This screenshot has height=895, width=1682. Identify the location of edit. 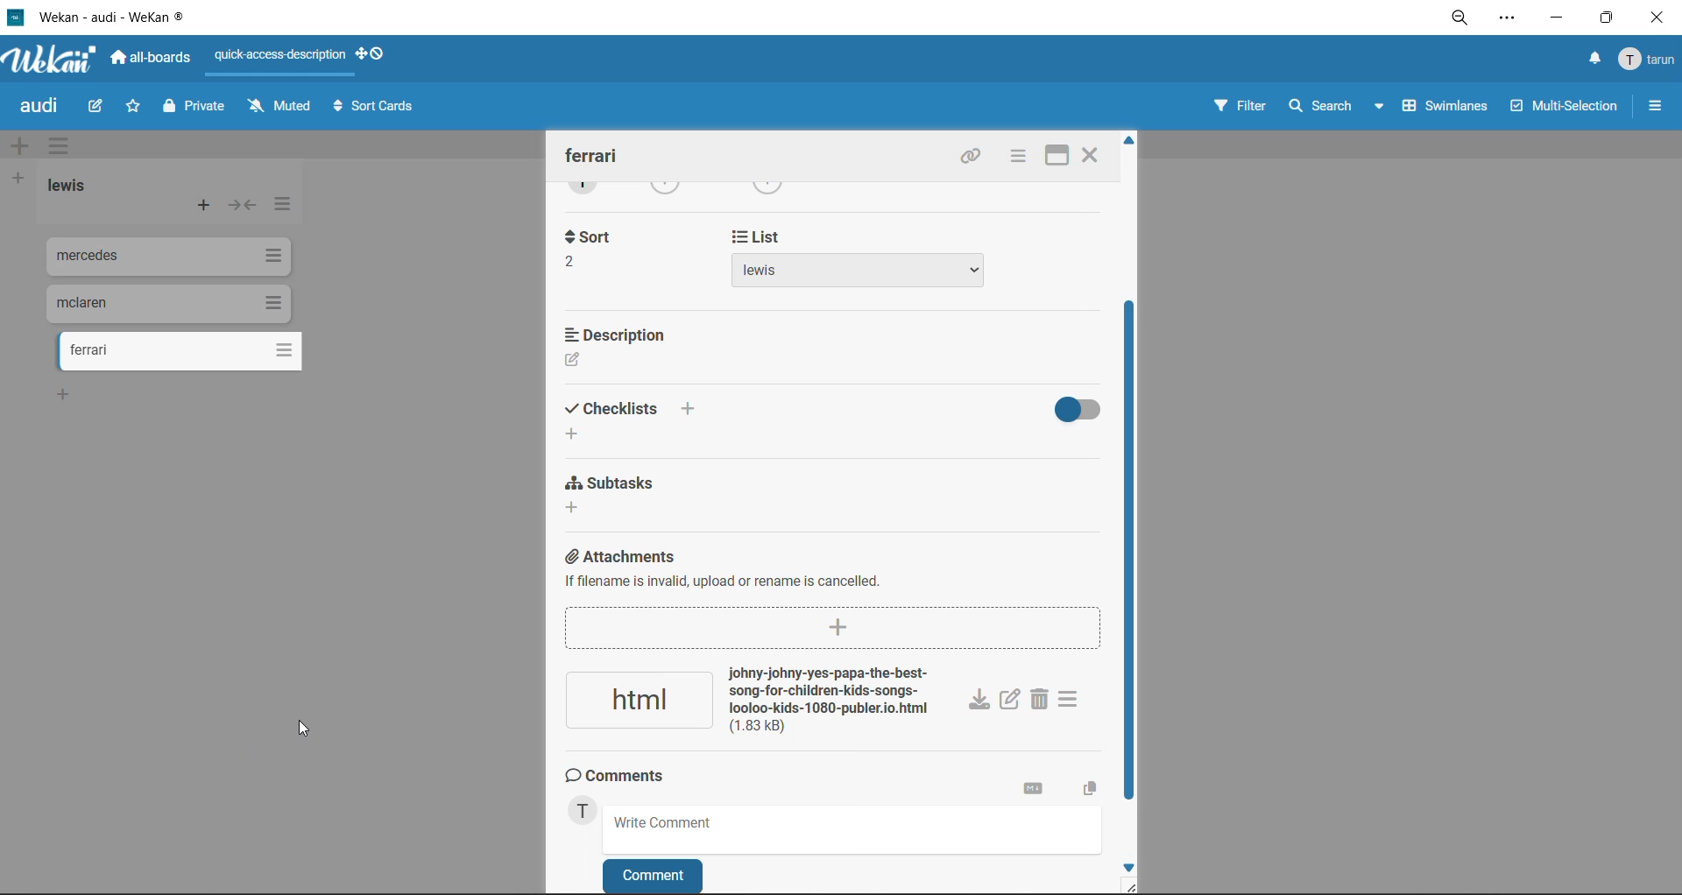
(100, 107).